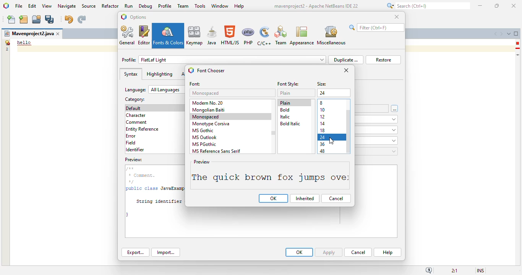 This screenshot has height=275, width=522. I want to click on cursor, so click(333, 140).